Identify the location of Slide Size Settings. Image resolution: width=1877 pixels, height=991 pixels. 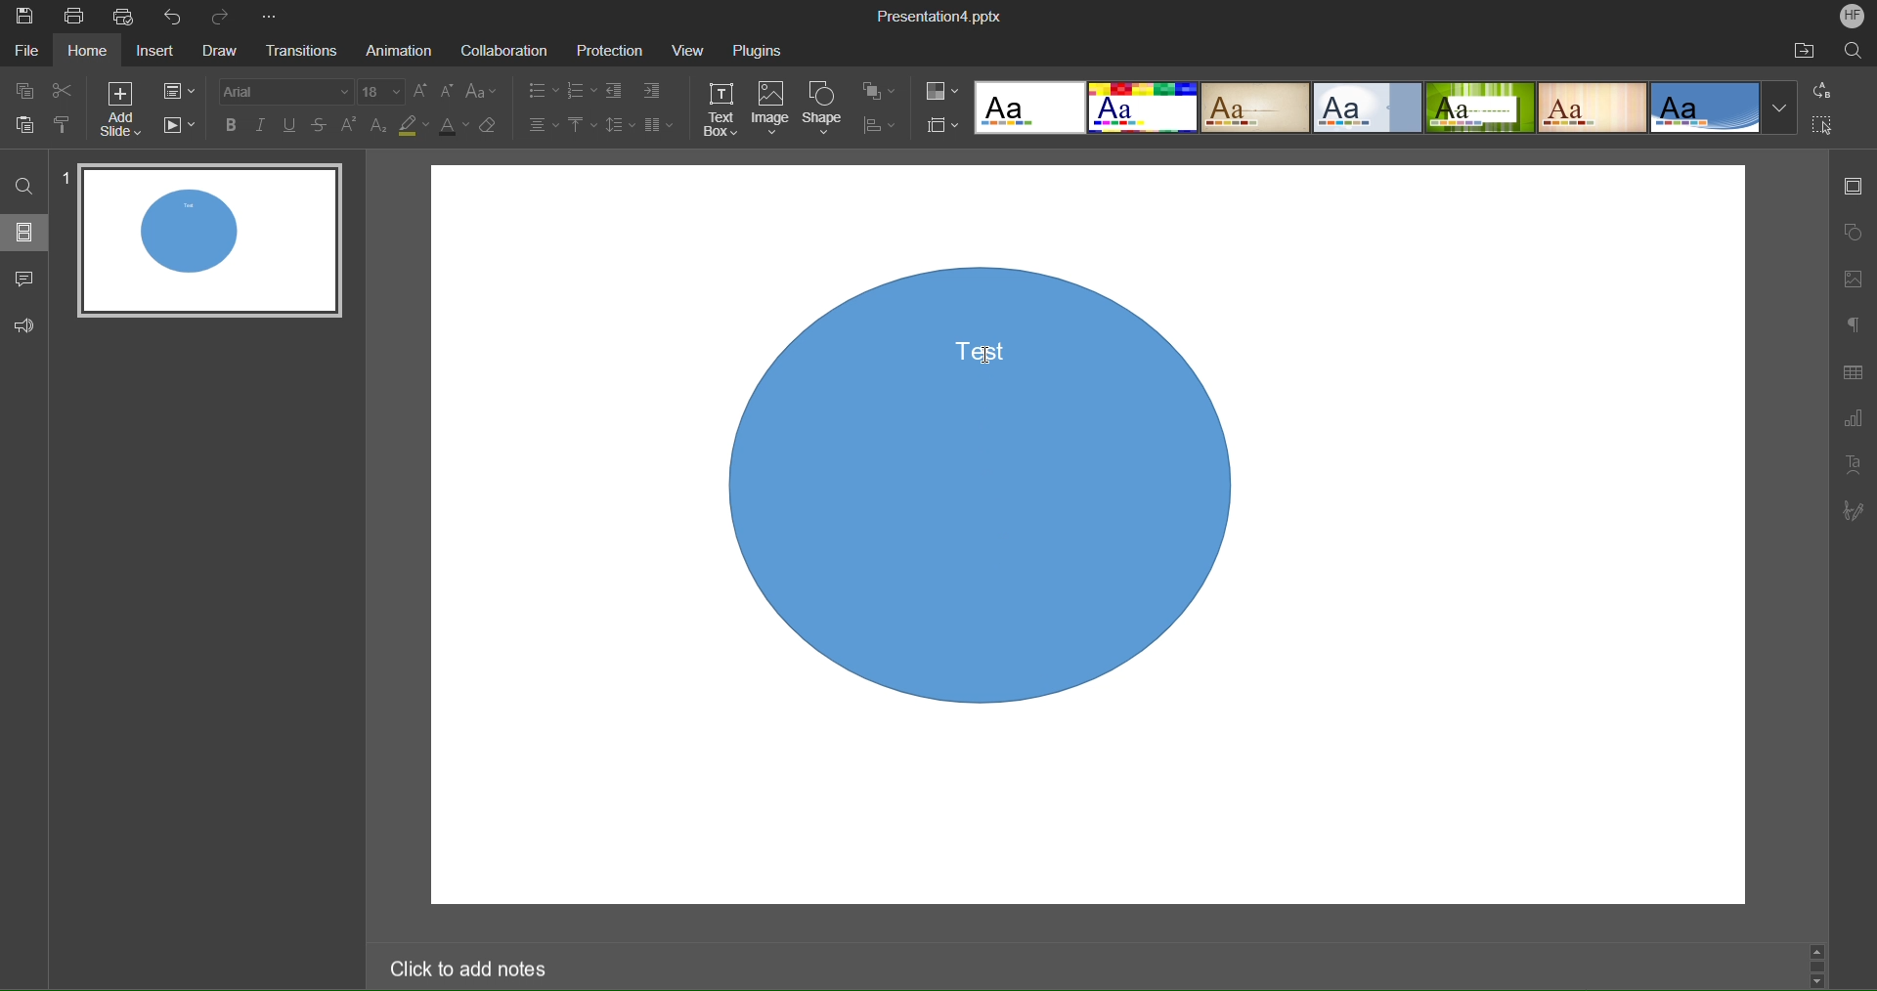
(944, 127).